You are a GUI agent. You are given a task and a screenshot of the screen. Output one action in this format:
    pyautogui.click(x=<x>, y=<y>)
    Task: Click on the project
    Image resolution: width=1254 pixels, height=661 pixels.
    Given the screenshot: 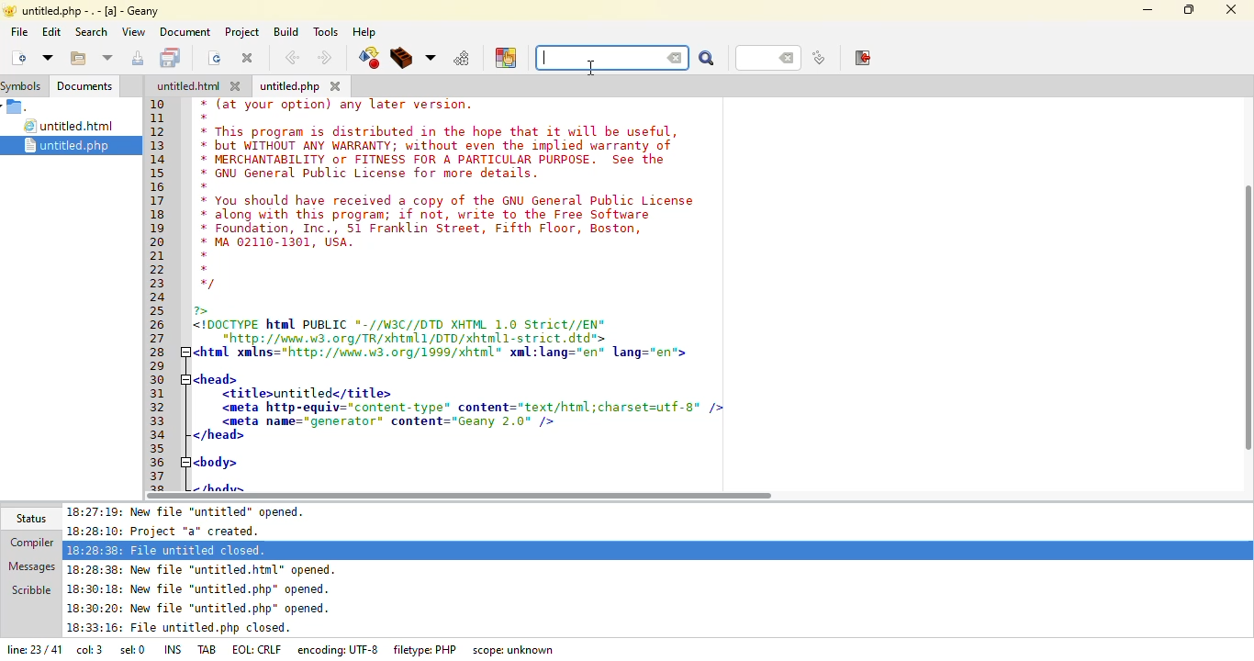 What is the action you would take?
    pyautogui.click(x=240, y=31)
    